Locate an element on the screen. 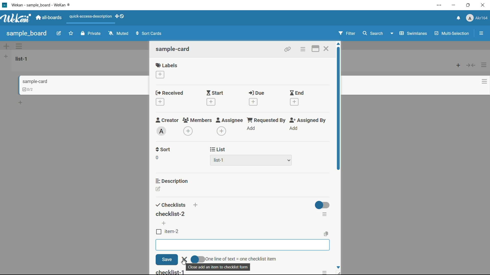 The image size is (490, 275). sort cards is located at coordinates (149, 34).